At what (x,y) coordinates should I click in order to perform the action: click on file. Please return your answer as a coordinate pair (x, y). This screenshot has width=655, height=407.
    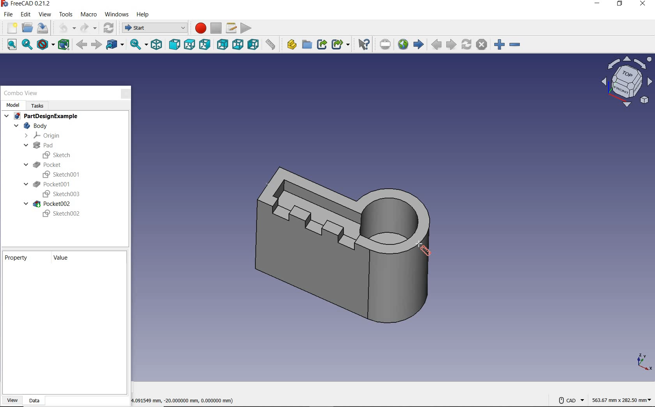
    Looking at the image, I should click on (7, 15).